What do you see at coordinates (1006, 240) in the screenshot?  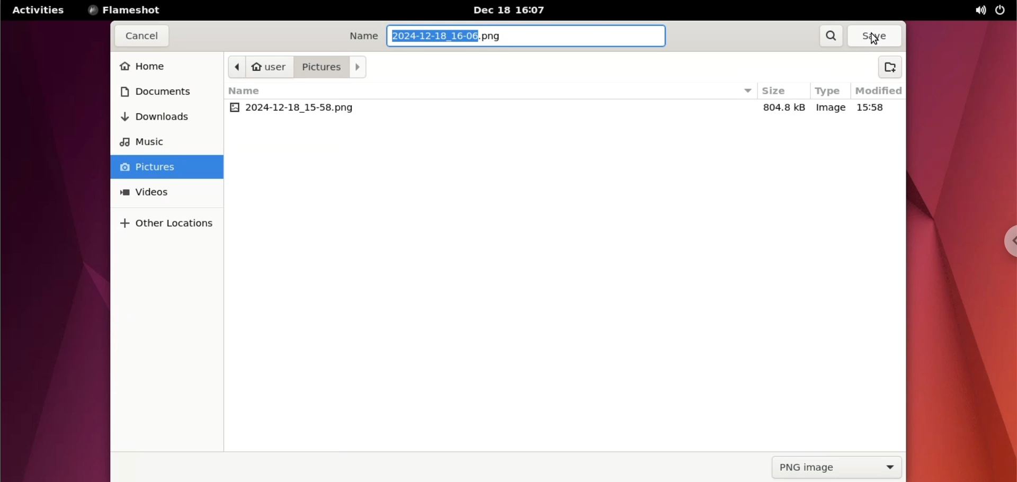 I see `chrome options` at bounding box center [1006, 240].